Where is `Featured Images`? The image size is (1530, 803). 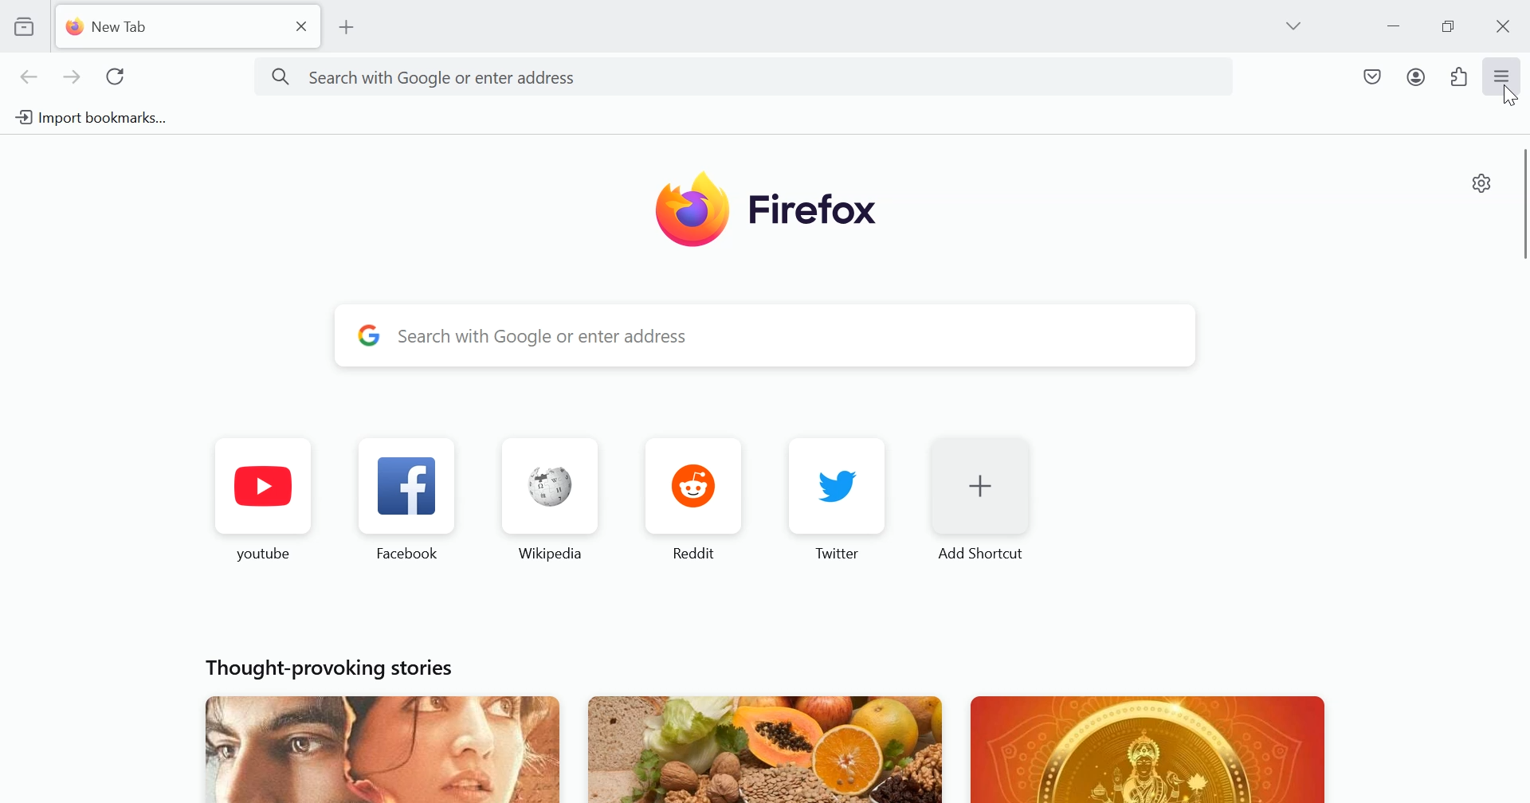 Featured Images is located at coordinates (747, 746).